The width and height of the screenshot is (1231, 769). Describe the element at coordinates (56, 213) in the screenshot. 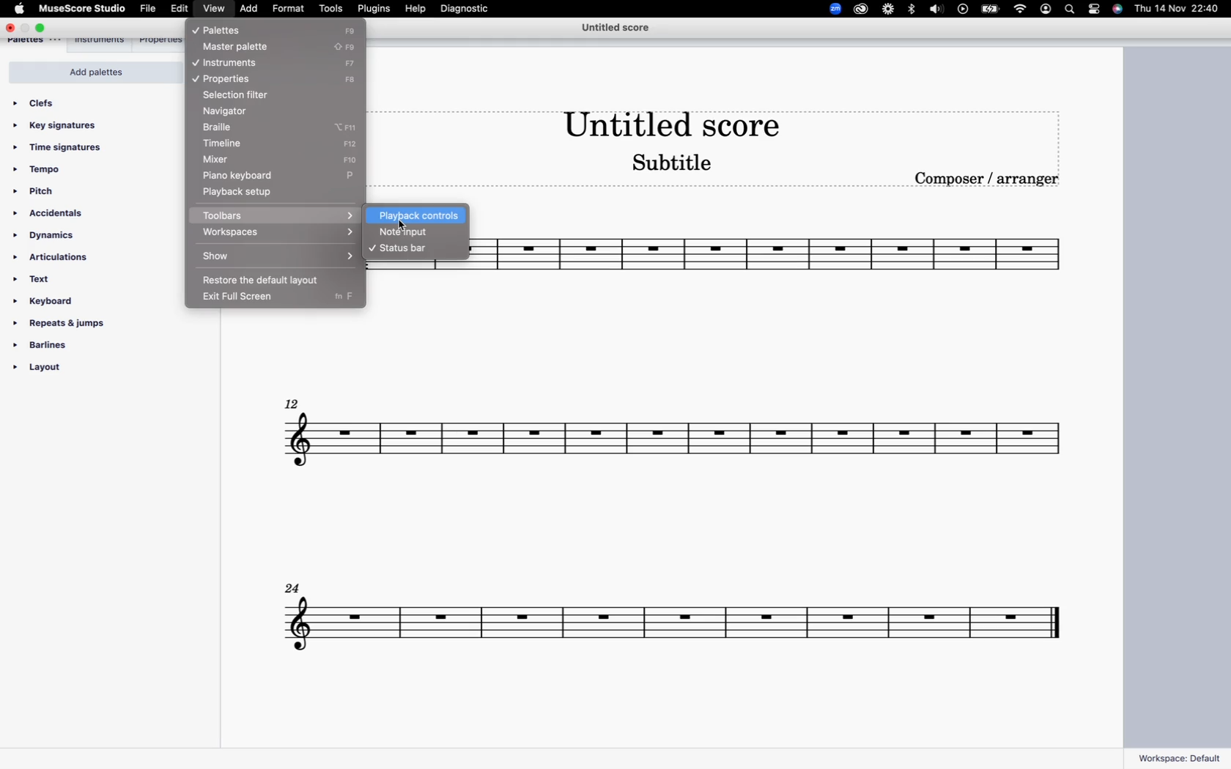

I see `accidentals` at that location.